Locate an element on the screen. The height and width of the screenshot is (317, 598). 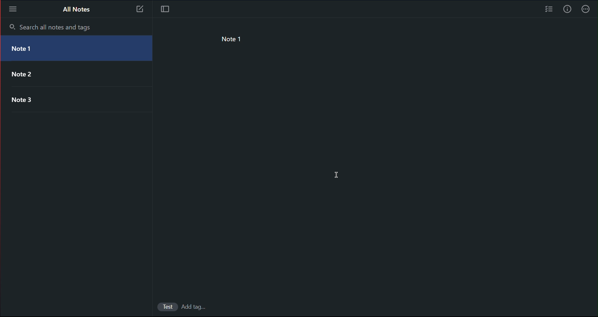
Cursor is located at coordinates (337, 175).